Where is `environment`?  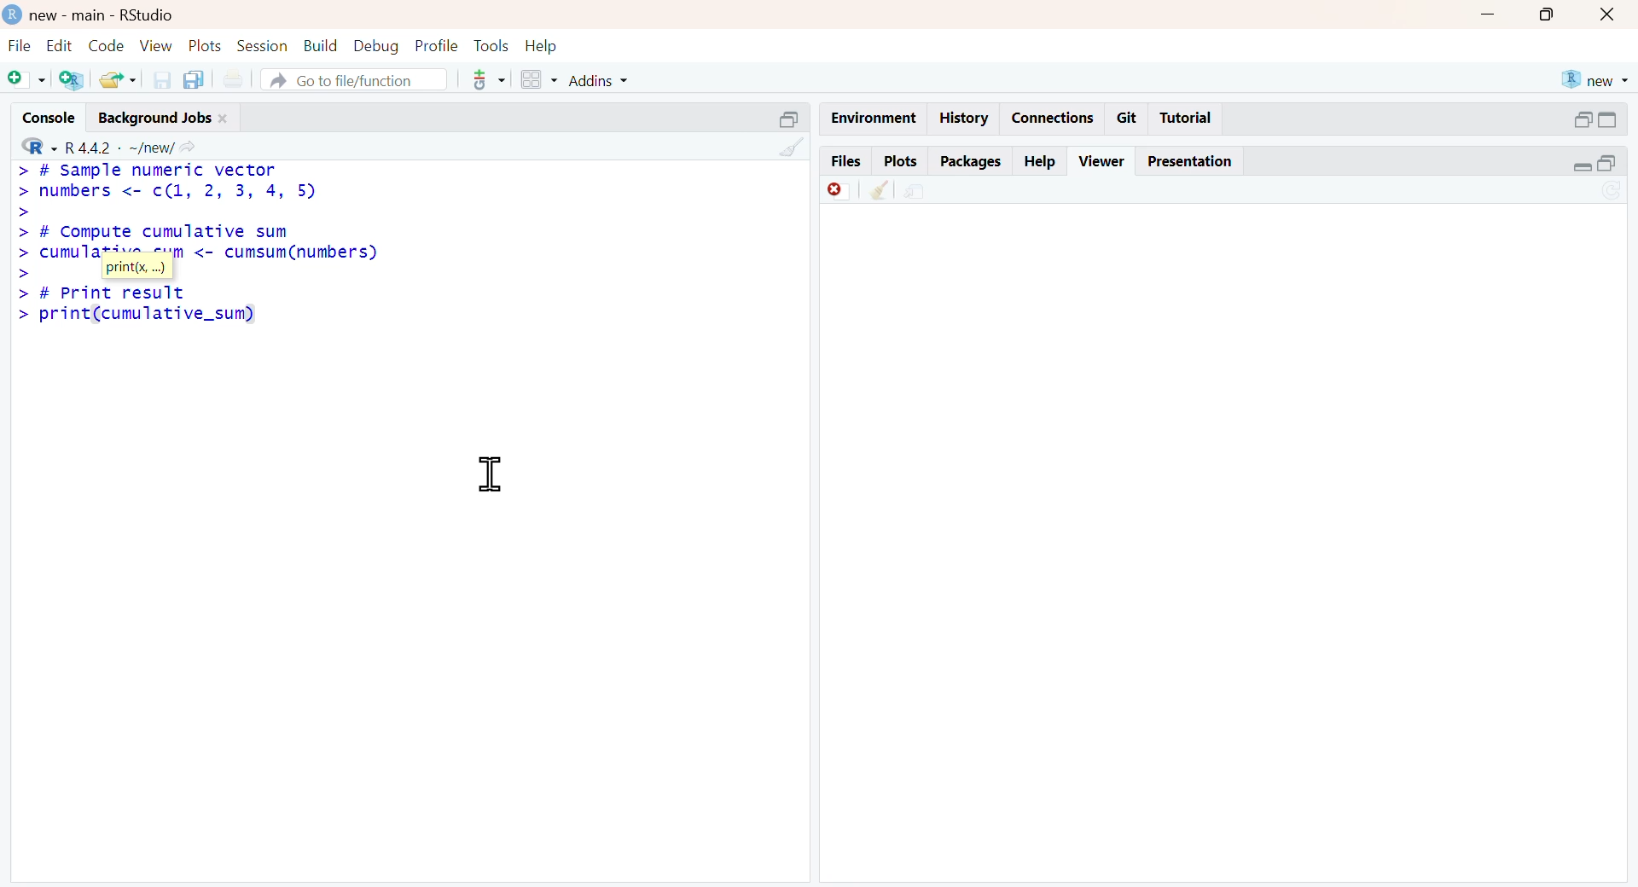 environment is located at coordinates (915, 194).